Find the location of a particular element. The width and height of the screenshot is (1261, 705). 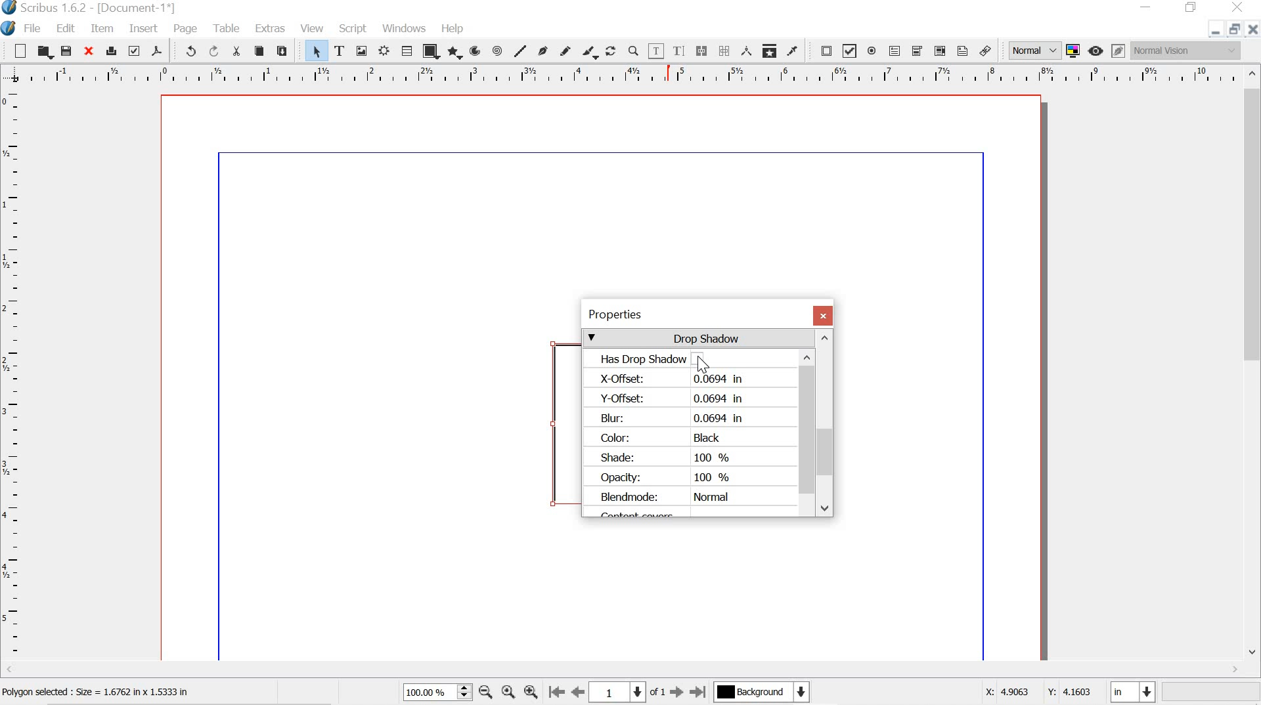

MINIMIZE is located at coordinates (1211, 33).